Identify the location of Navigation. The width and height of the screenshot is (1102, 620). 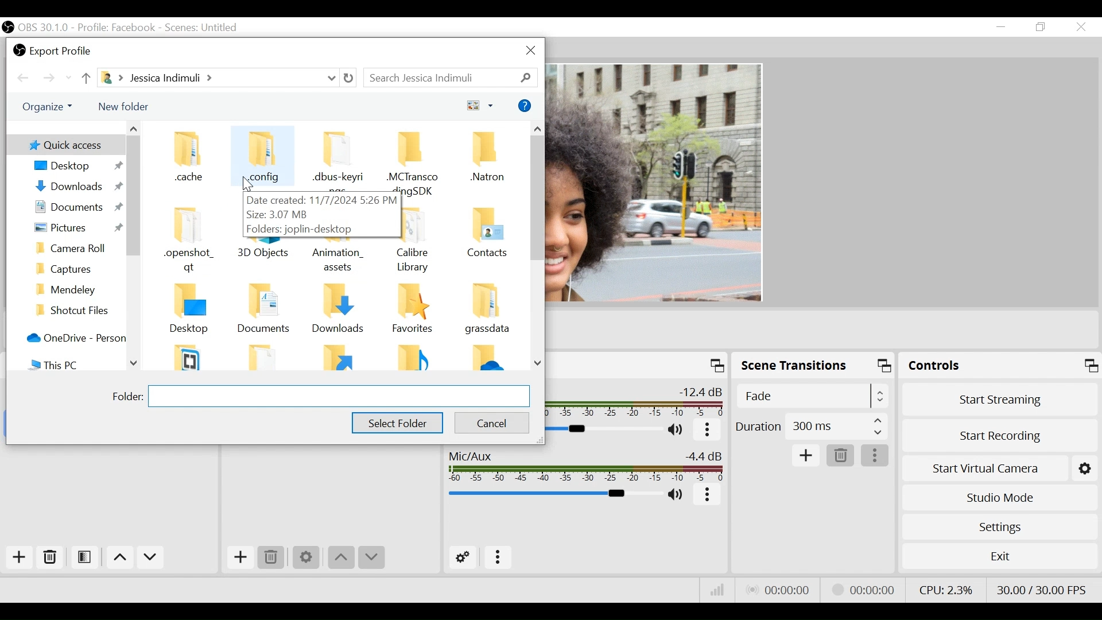
(77, 289).